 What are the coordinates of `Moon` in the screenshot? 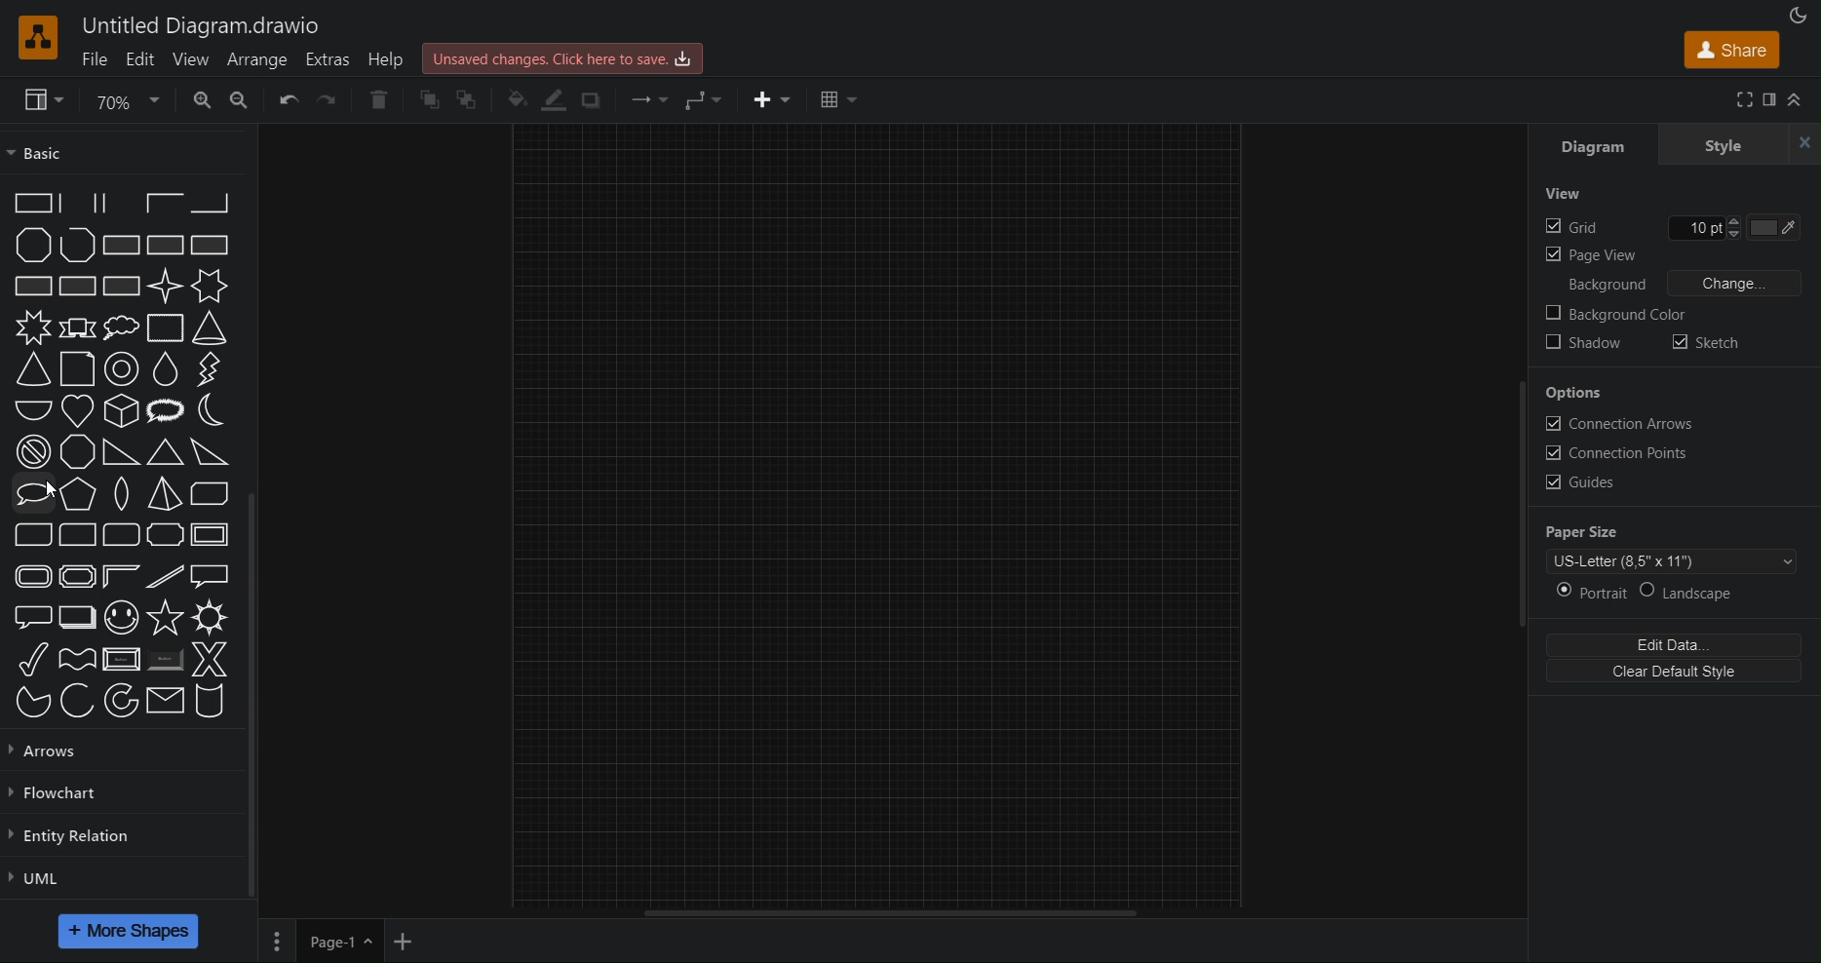 It's located at (210, 410).